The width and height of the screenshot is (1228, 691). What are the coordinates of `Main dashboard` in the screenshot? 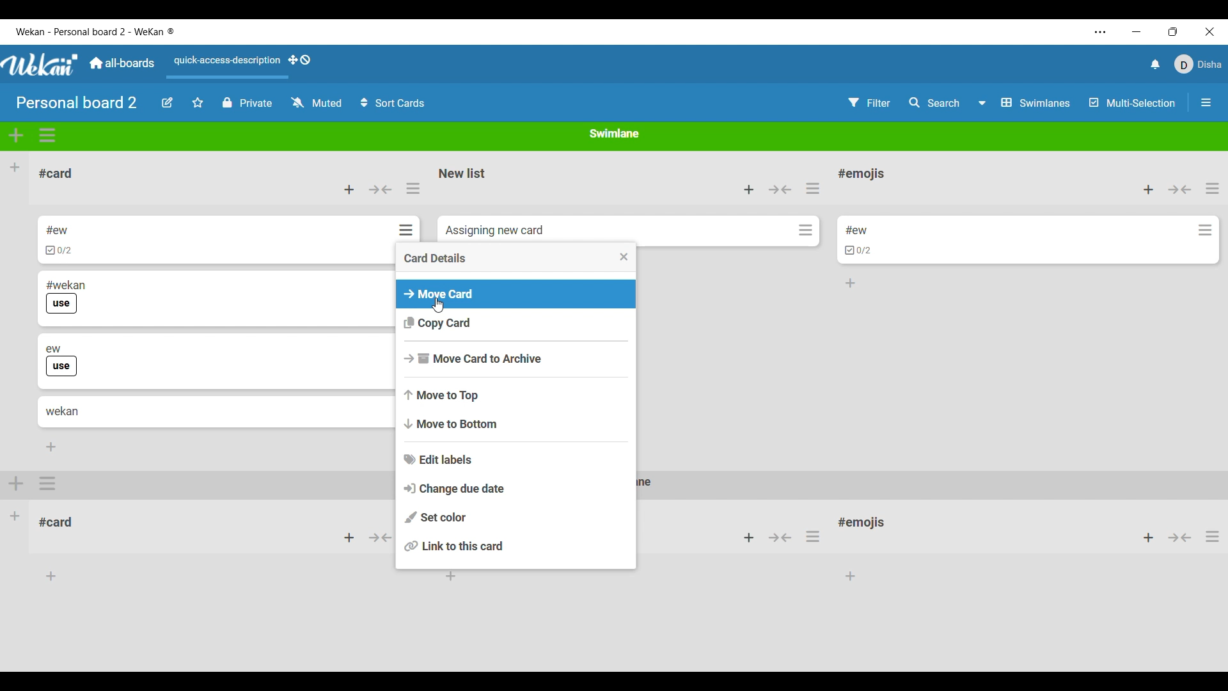 It's located at (121, 63).